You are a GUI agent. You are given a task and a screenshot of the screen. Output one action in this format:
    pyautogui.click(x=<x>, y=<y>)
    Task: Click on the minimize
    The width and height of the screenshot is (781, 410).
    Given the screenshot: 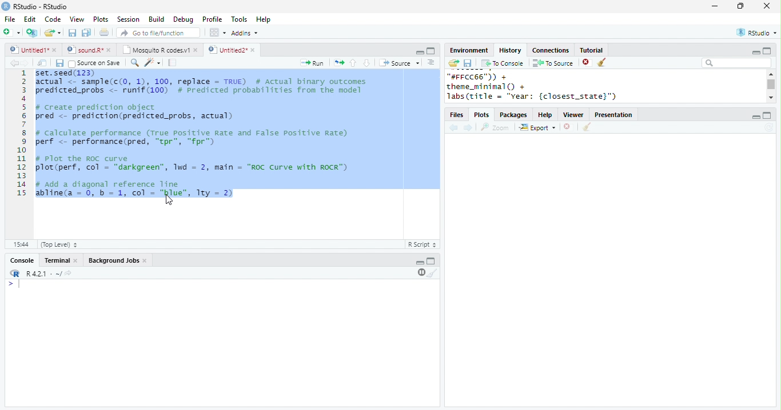 What is the action you would take?
    pyautogui.click(x=755, y=117)
    